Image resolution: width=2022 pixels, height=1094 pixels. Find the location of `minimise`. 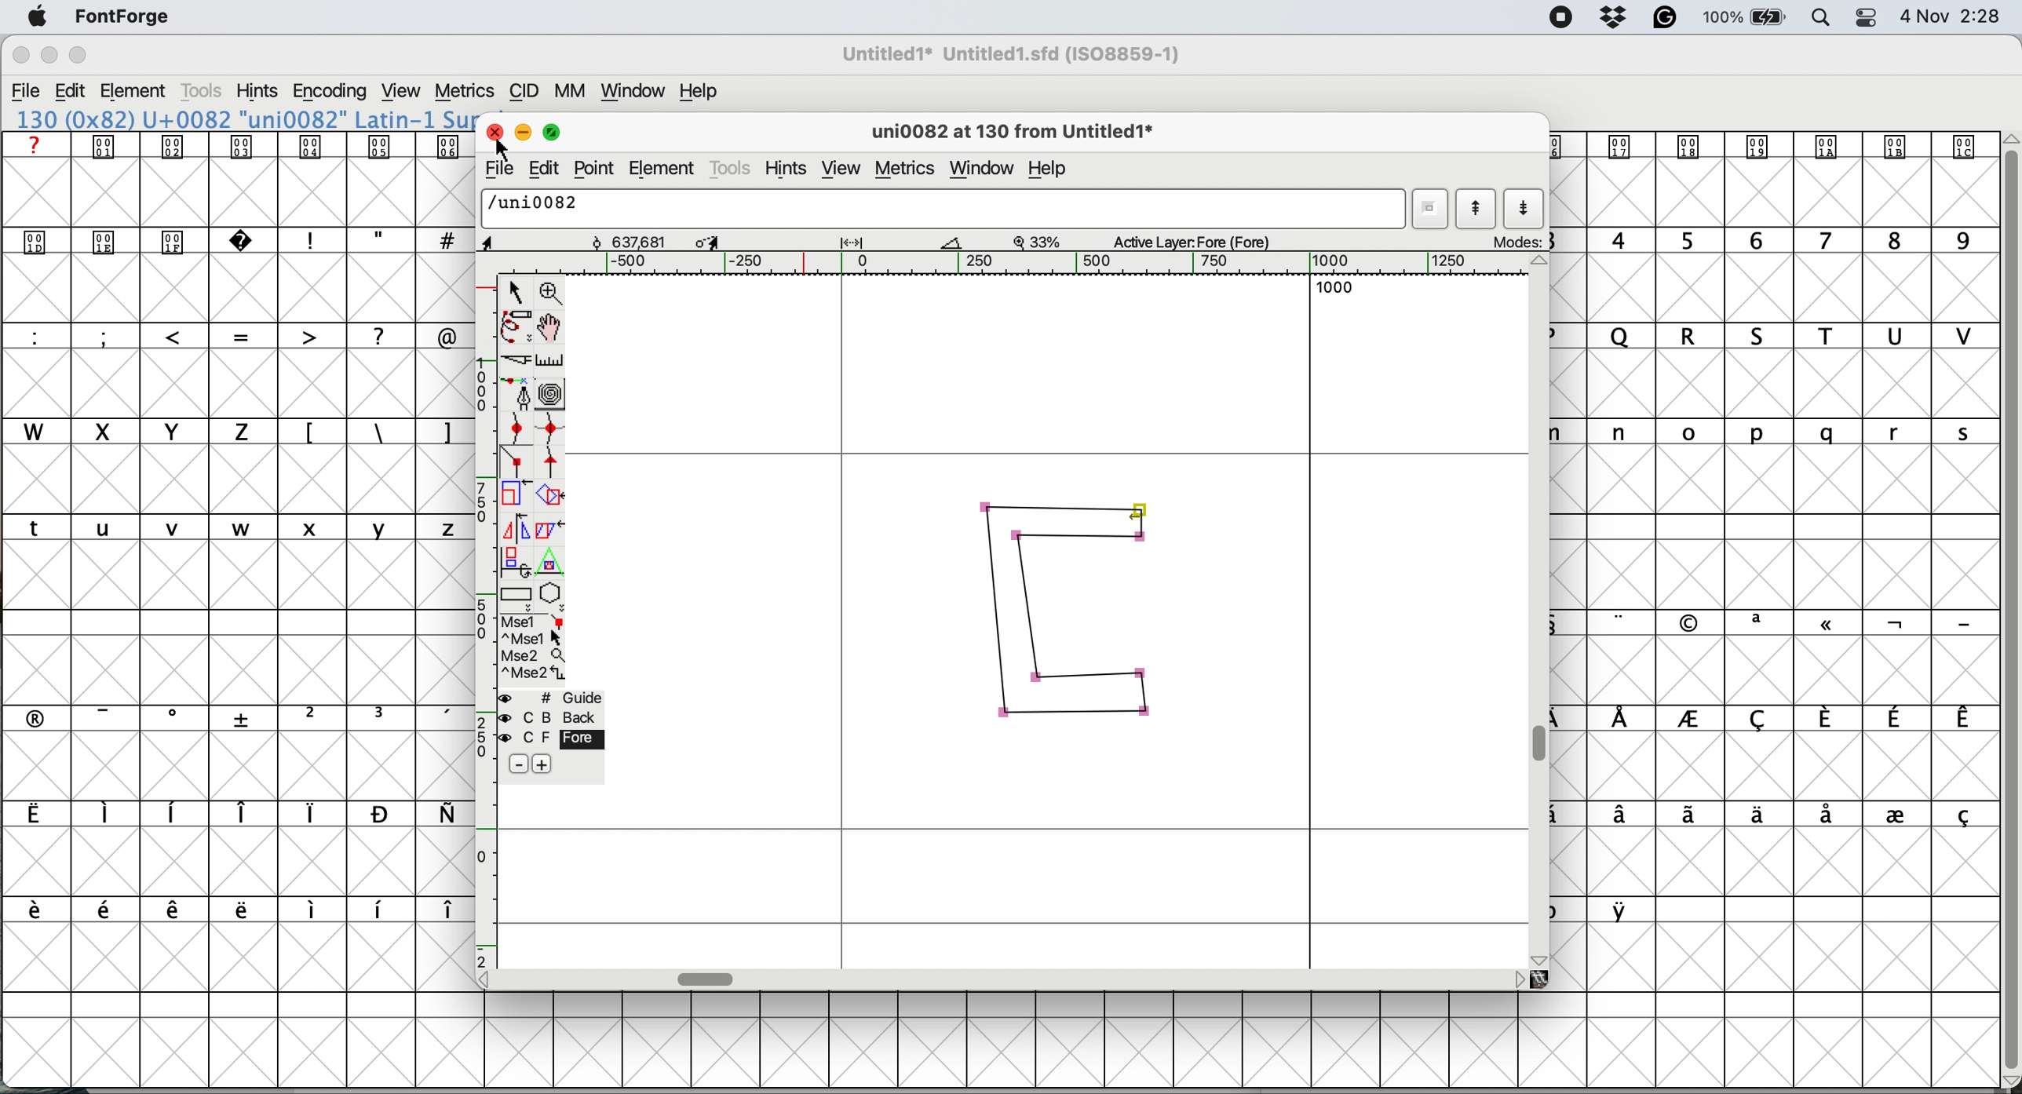

minimise is located at coordinates (48, 56).